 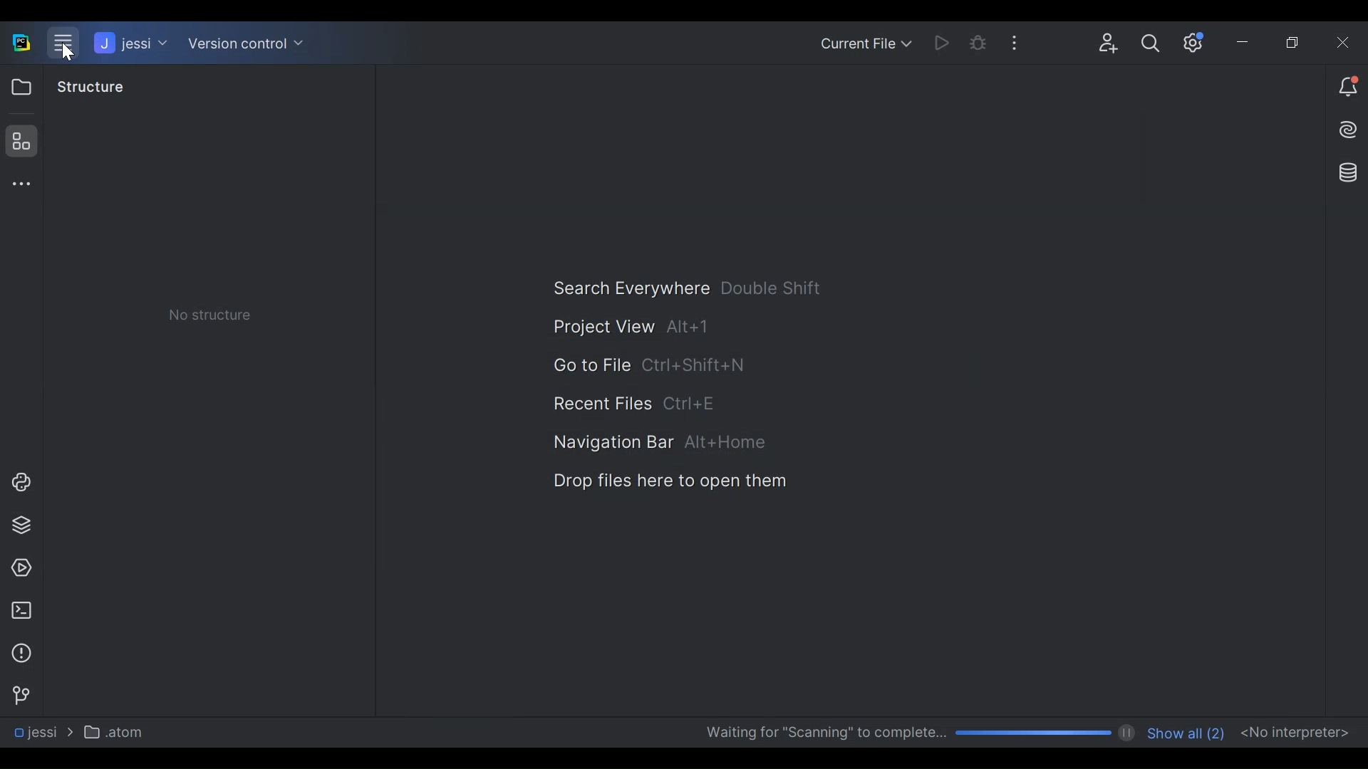 I want to click on Search Everywhere, so click(x=664, y=289).